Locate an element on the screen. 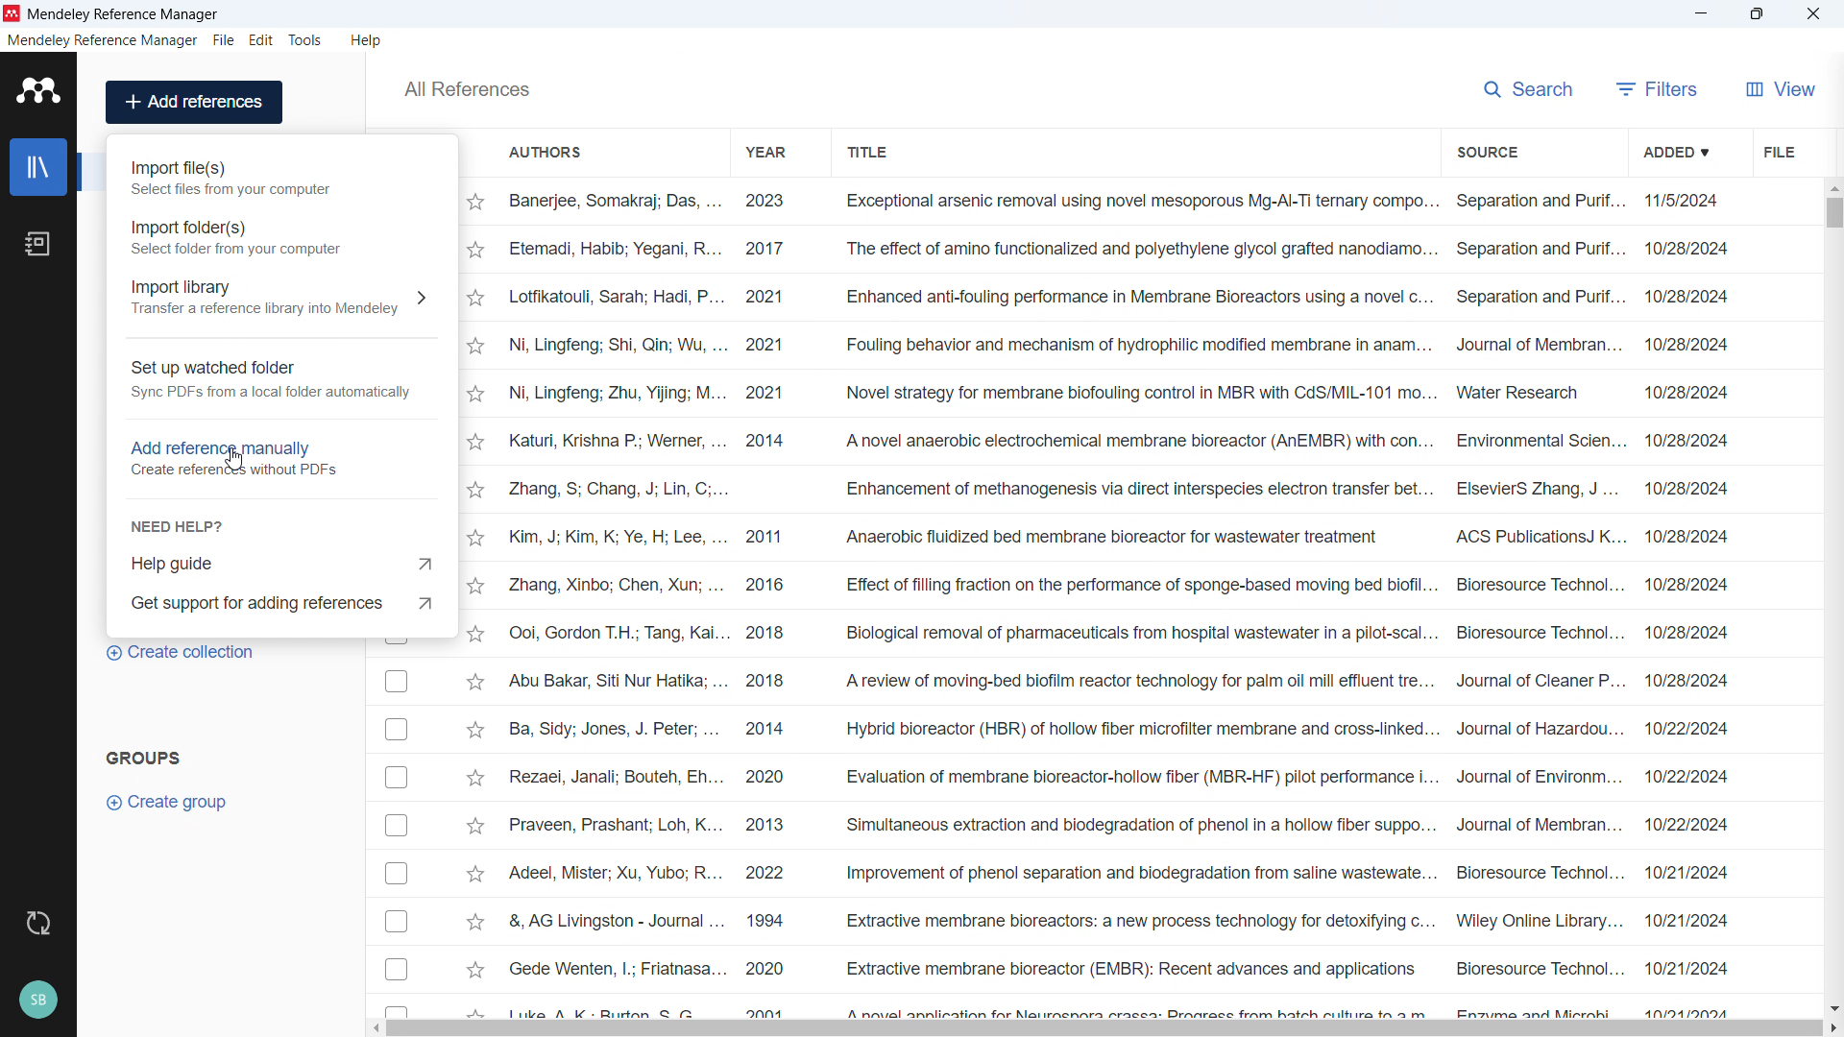 Image resolution: width=1844 pixels, height=1037 pixels. Edit  is located at coordinates (262, 40).